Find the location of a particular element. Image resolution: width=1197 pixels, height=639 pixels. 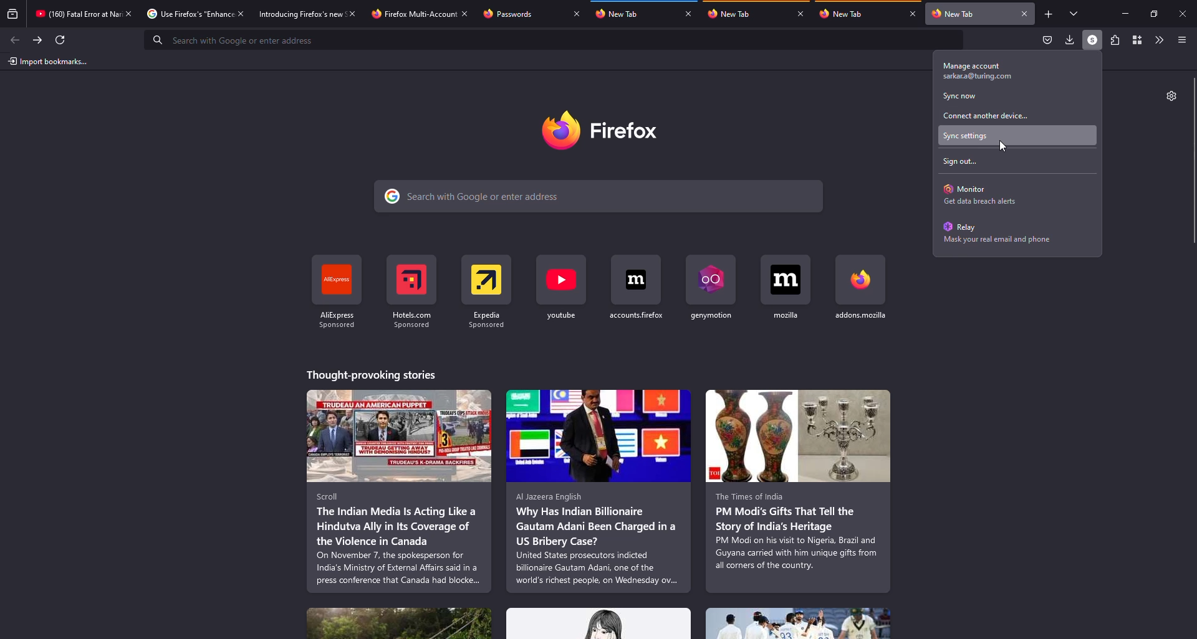

tab is located at coordinates (183, 14).